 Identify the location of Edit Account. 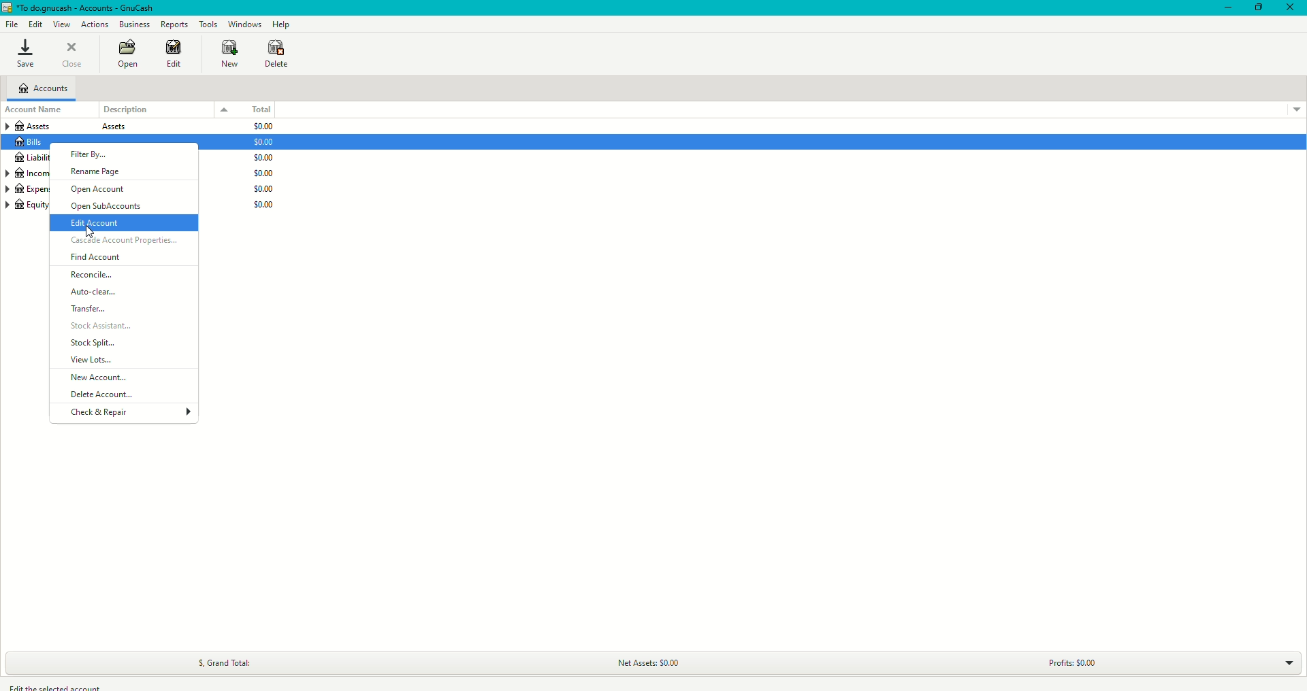
(100, 224).